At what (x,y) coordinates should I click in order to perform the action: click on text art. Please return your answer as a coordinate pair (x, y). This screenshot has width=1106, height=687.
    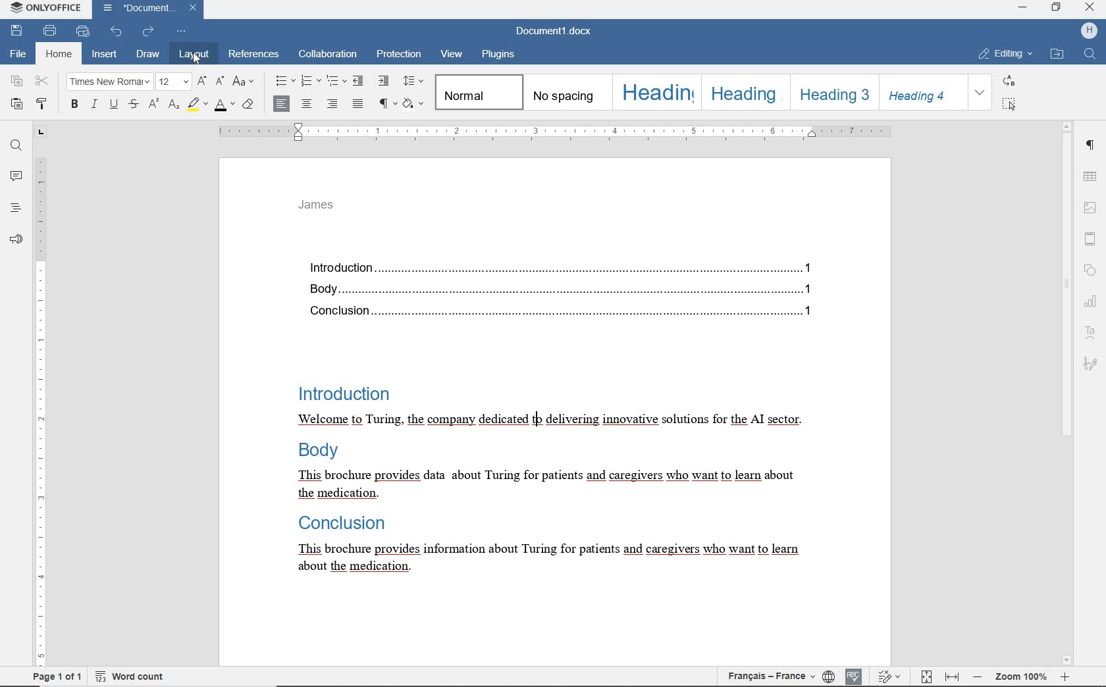
    Looking at the image, I should click on (1091, 332).